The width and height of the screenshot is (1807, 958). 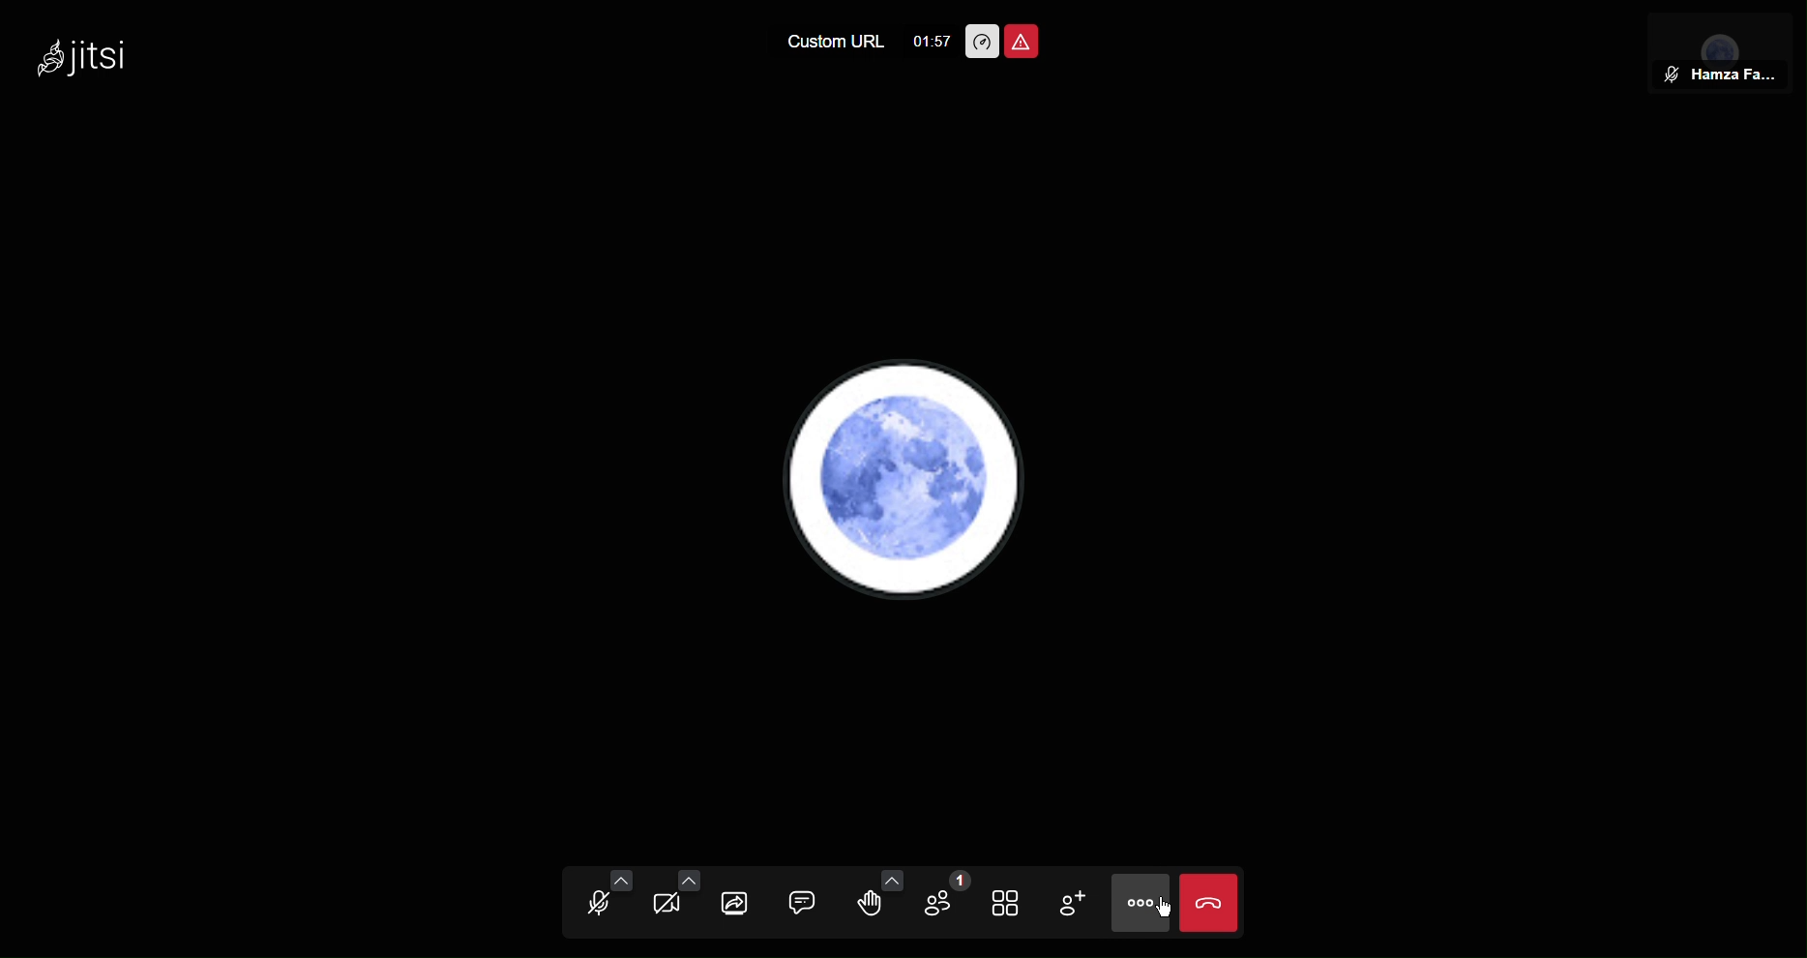 What do you see at coordinates (1139, 902) in the screenshot?
I see `More` at bounding box center [1139, 902].